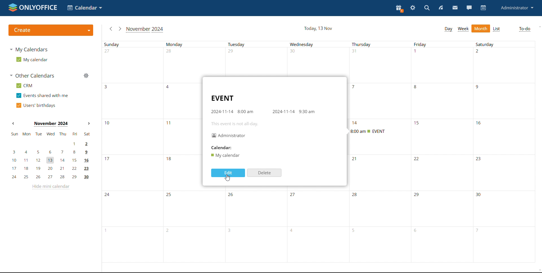 The image size is (542, 273). Describe the element at coordinates (355, 123) in the screenshot. I see `14` at that location.